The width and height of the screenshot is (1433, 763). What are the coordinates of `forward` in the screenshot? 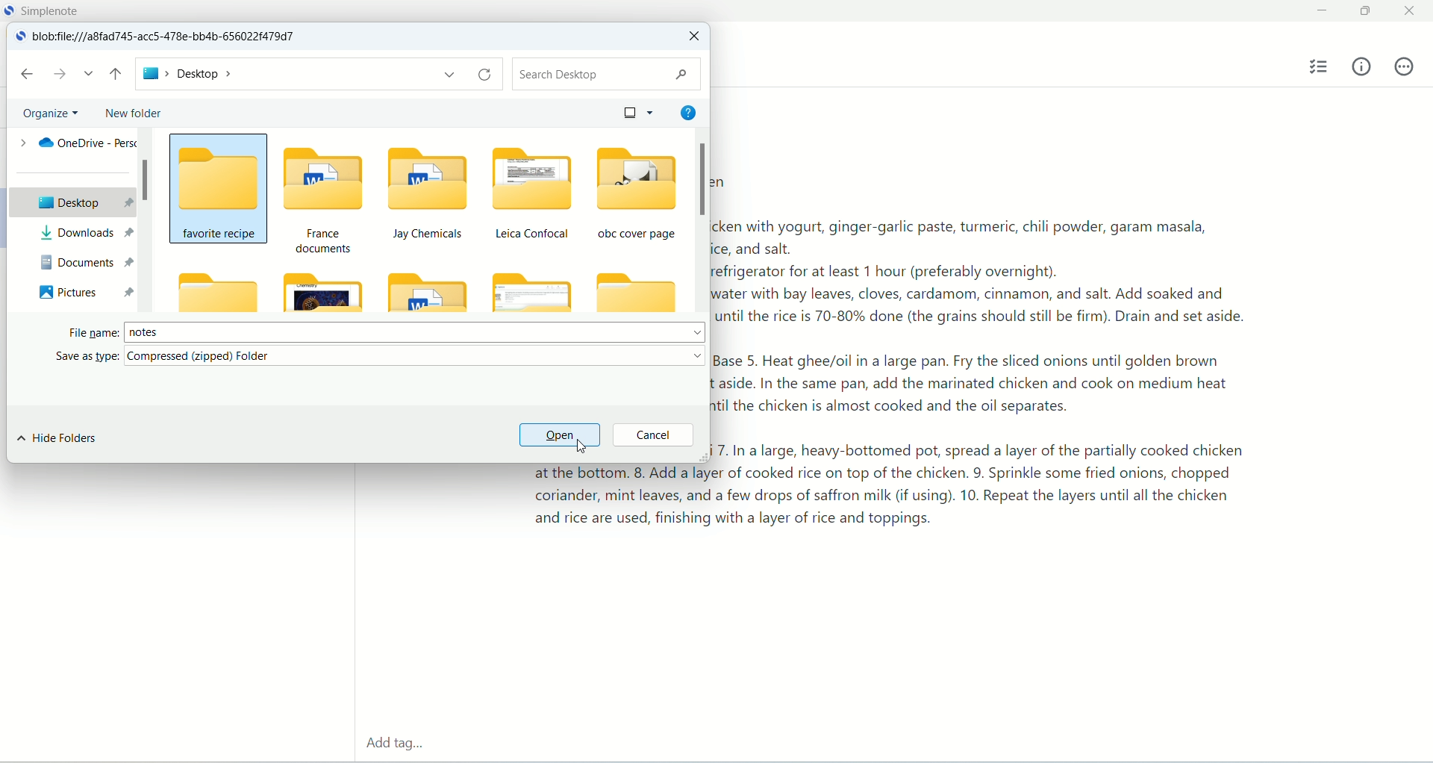 It's located at (60, 73).